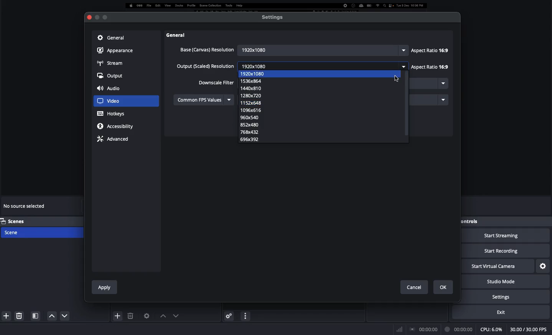 The height and width of the screenshot is (335, 552). Describe the element at coordinates (251, 139) in the screenshot. I see `696x392` at that location.